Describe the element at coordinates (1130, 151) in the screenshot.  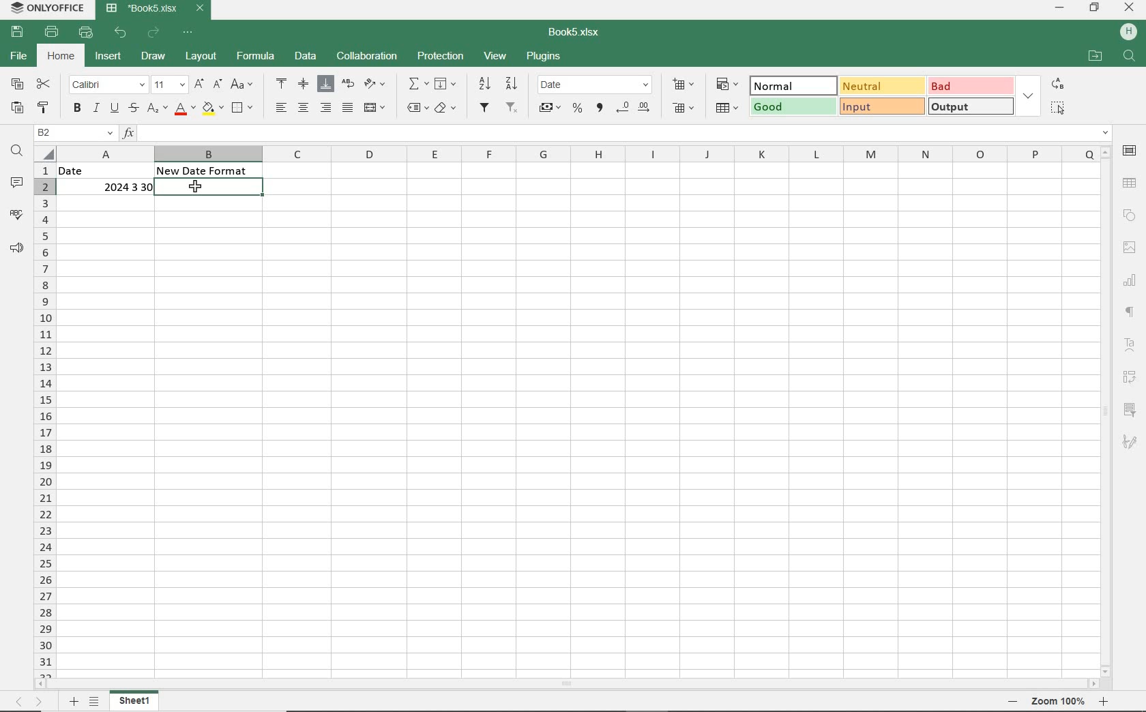
I see `CELL SETTINGS` at that location.